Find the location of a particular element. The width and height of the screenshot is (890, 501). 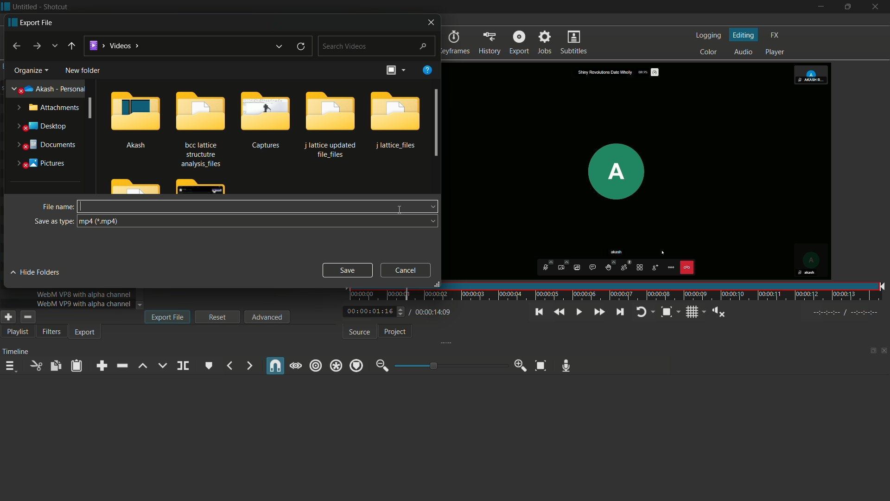

refresh is located at coordinates (301, 46).